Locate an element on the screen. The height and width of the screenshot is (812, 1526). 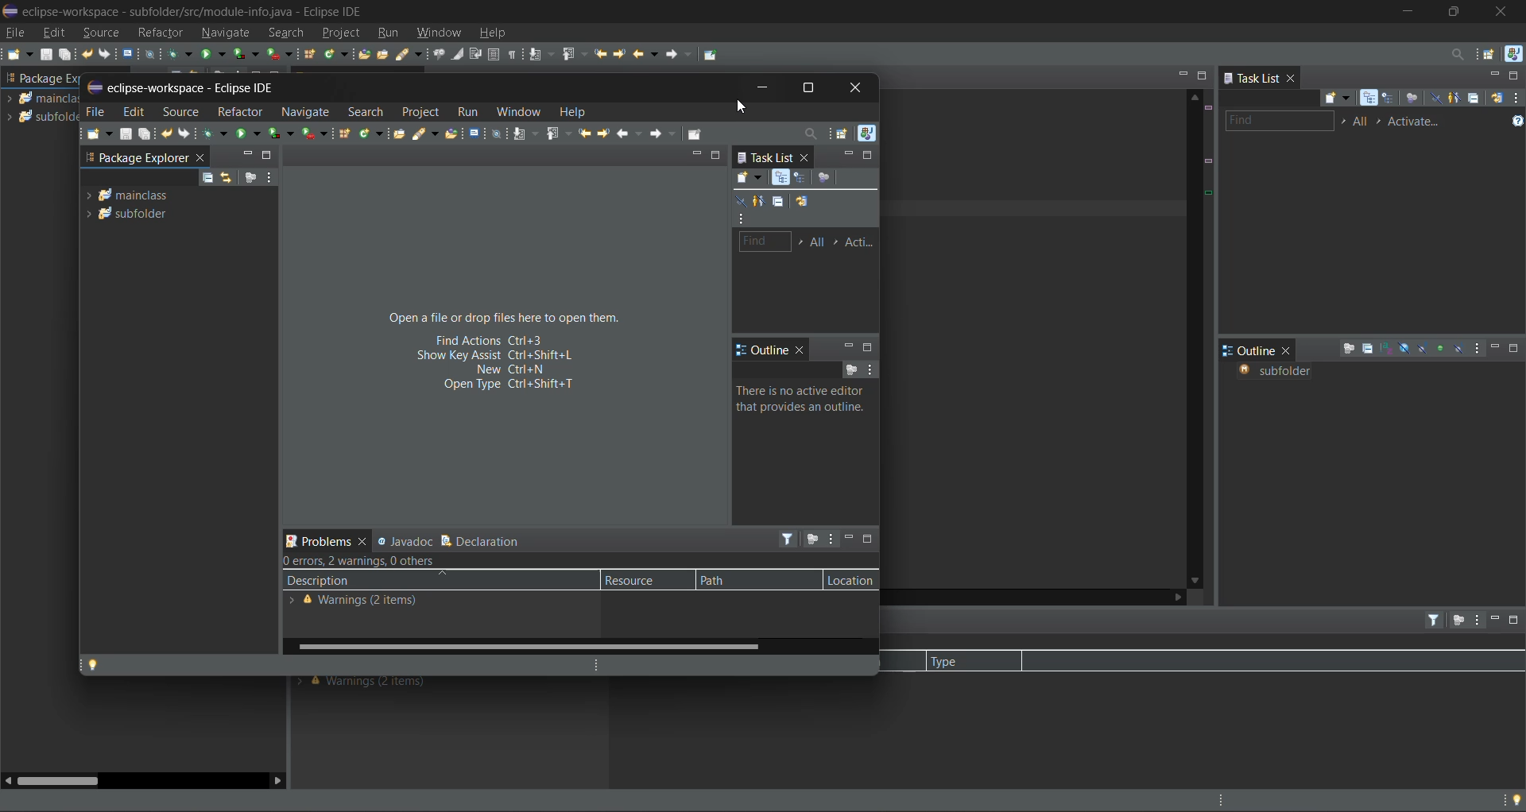
open task is located at coordinates (384, 56).